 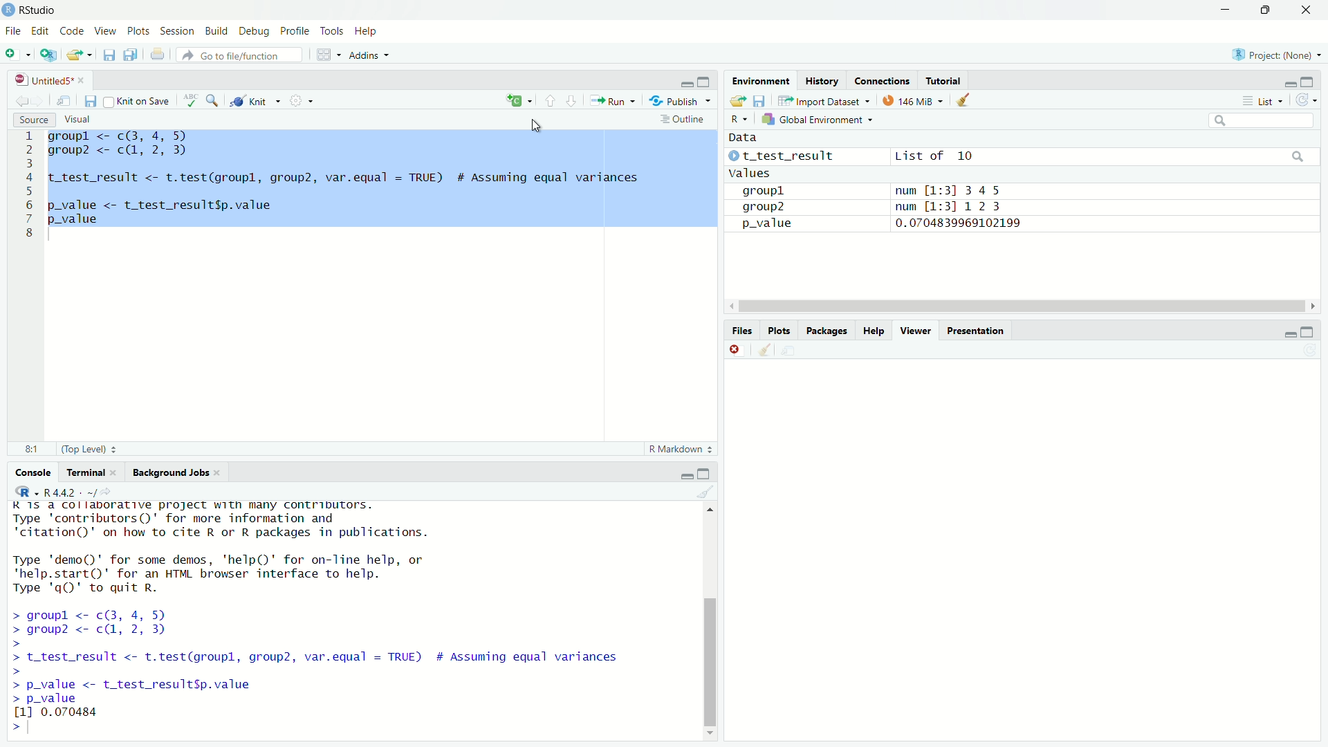 What do you see at coordinates (26, 491) in the screenshot?
I see `RStudio logo` at bounding box center [26, 491].